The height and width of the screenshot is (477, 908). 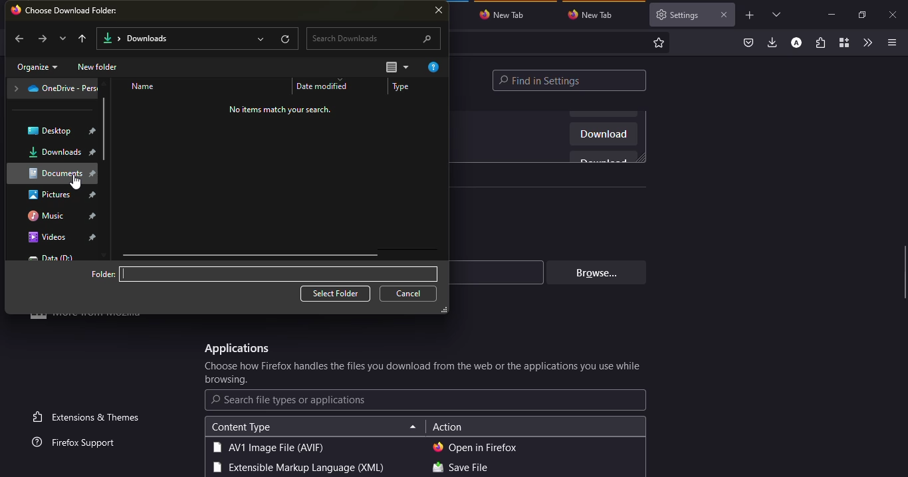 I want to click on tab, so click(x=506, y=14).